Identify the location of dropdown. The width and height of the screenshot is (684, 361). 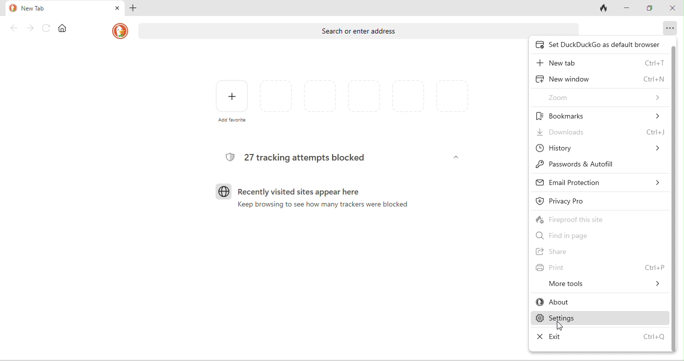
(456, 159).